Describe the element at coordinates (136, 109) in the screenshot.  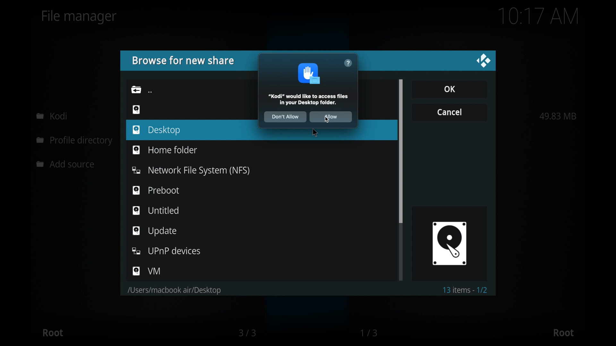
I see `icon` at that location.